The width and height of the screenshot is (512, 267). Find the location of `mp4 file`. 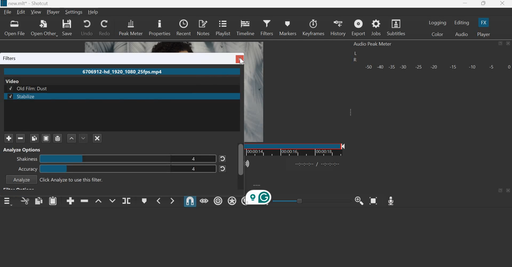

mp4 file is located at coordinates (123, 72).